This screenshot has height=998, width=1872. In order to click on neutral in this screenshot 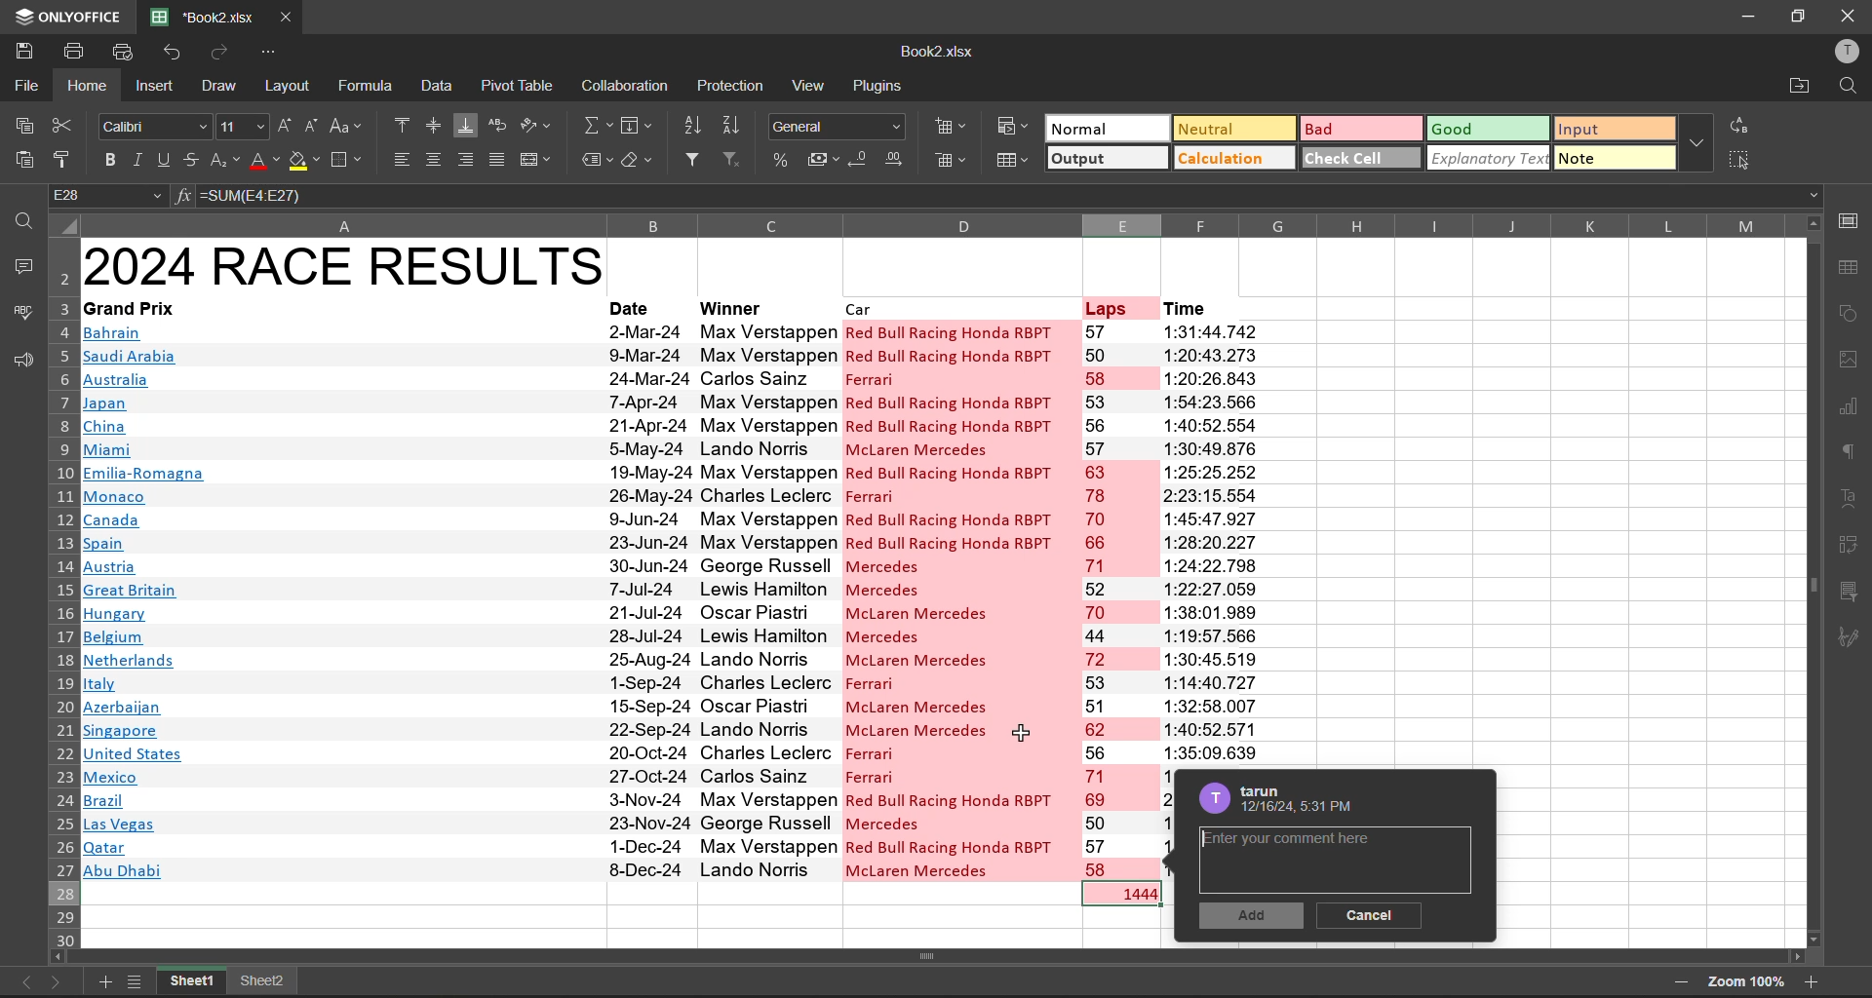, I will do `click(1229, 130)`.